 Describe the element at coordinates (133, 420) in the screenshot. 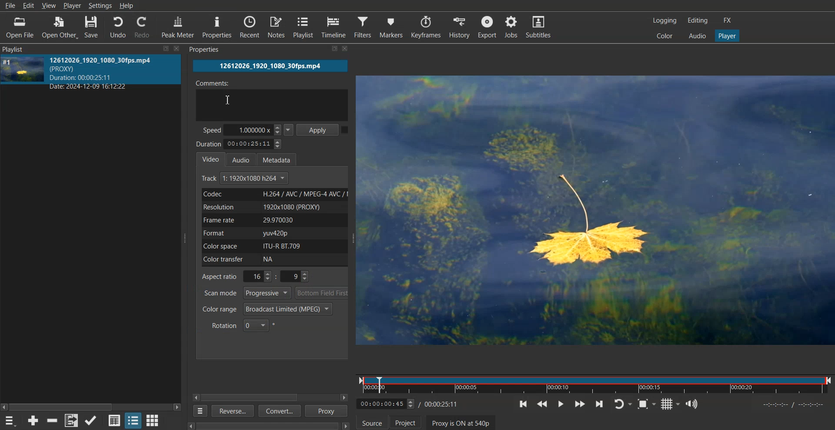

I see `View as tile` at that location.